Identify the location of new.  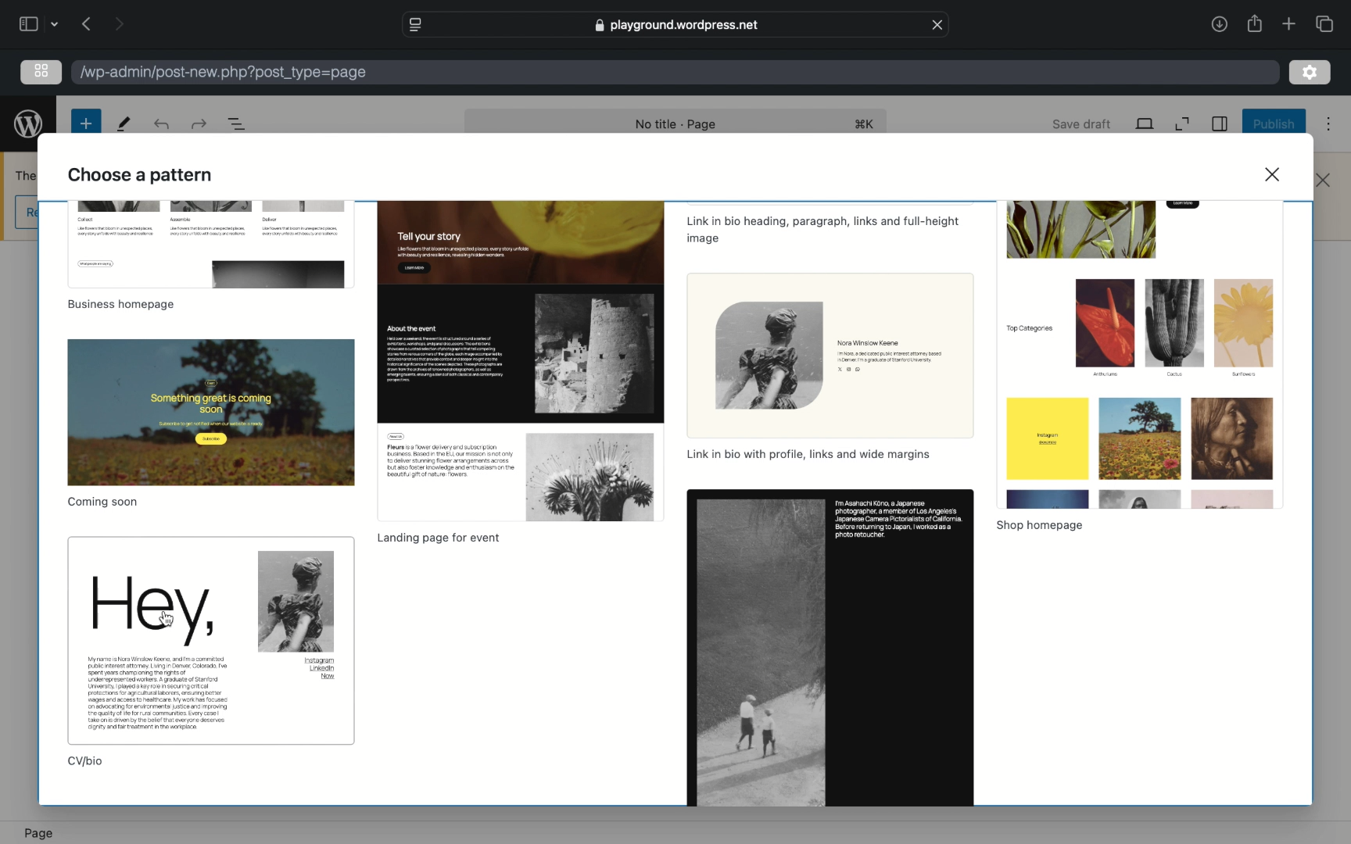
(86, 123).